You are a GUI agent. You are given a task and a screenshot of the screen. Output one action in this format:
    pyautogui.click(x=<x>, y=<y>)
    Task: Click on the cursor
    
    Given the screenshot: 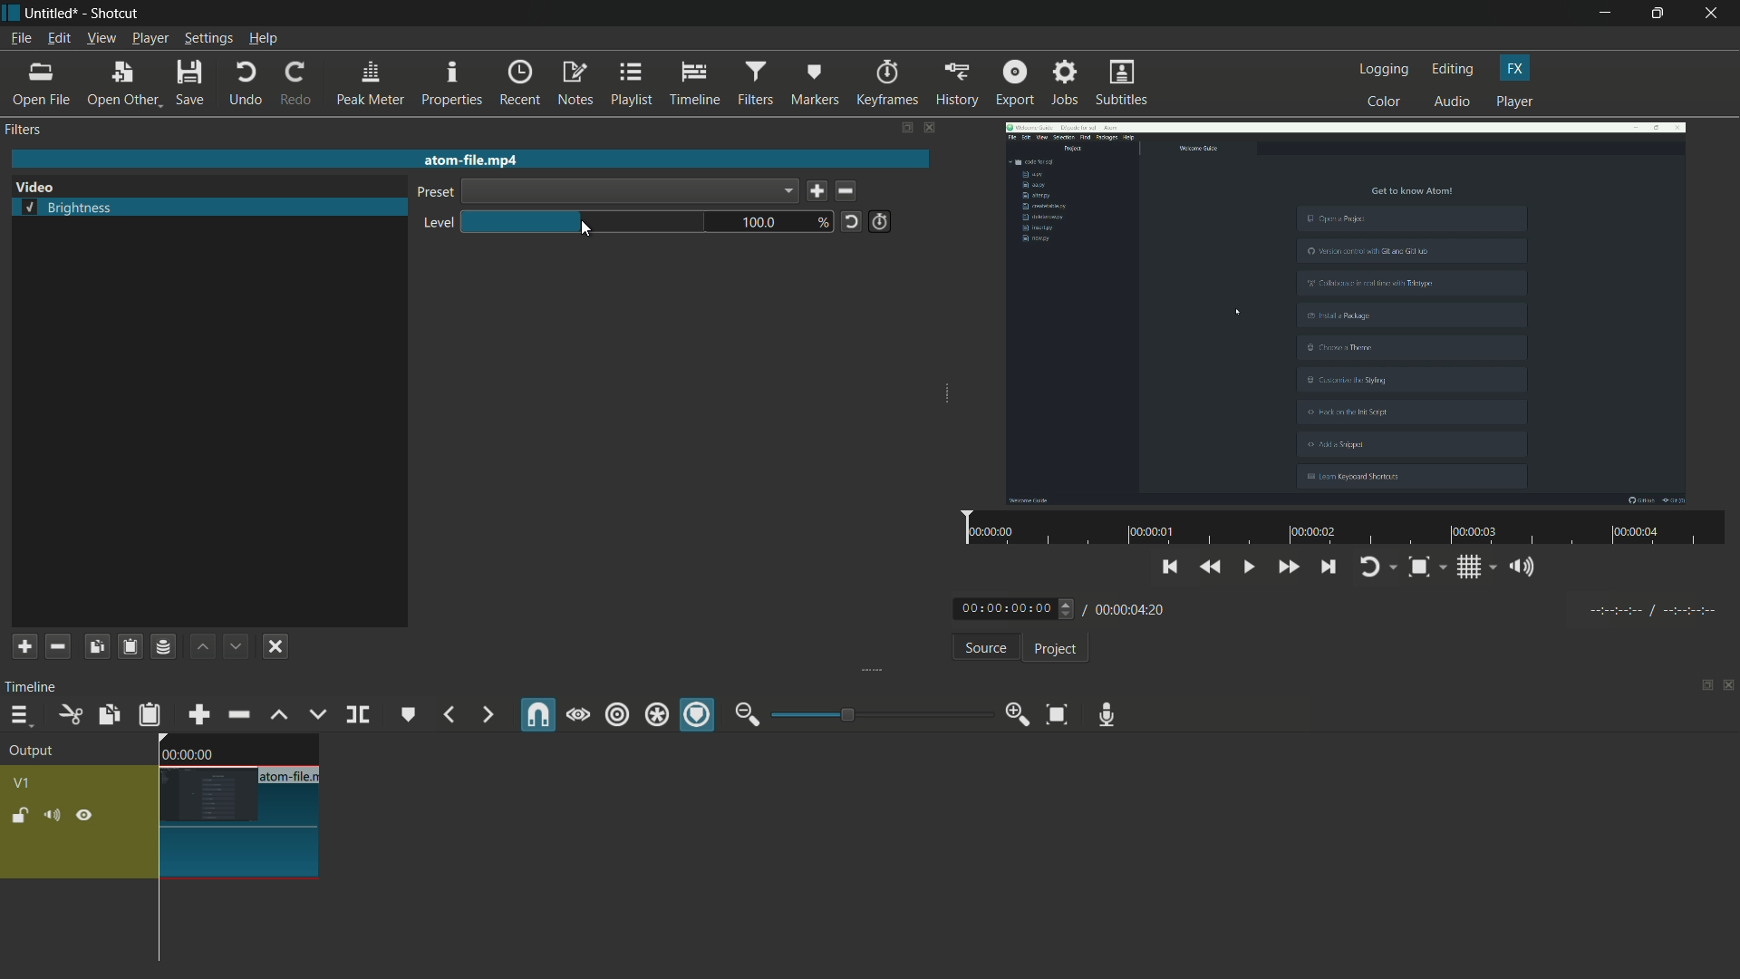 What is the action you would take?
    pyautogui.click(x=586, y=228)
    